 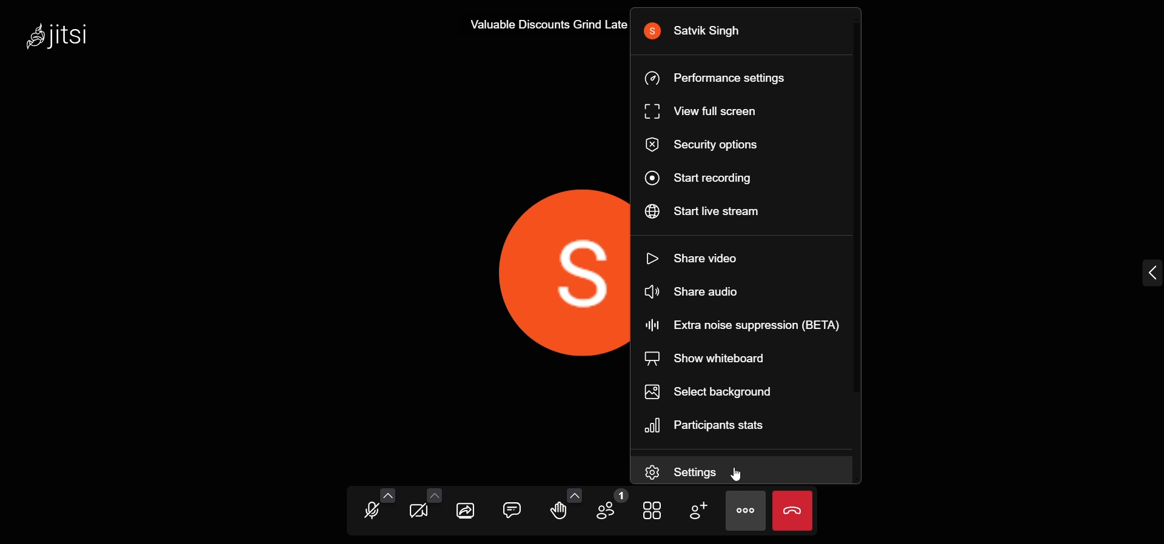 I want to click on leave meeting, so click(x=797, y=512).